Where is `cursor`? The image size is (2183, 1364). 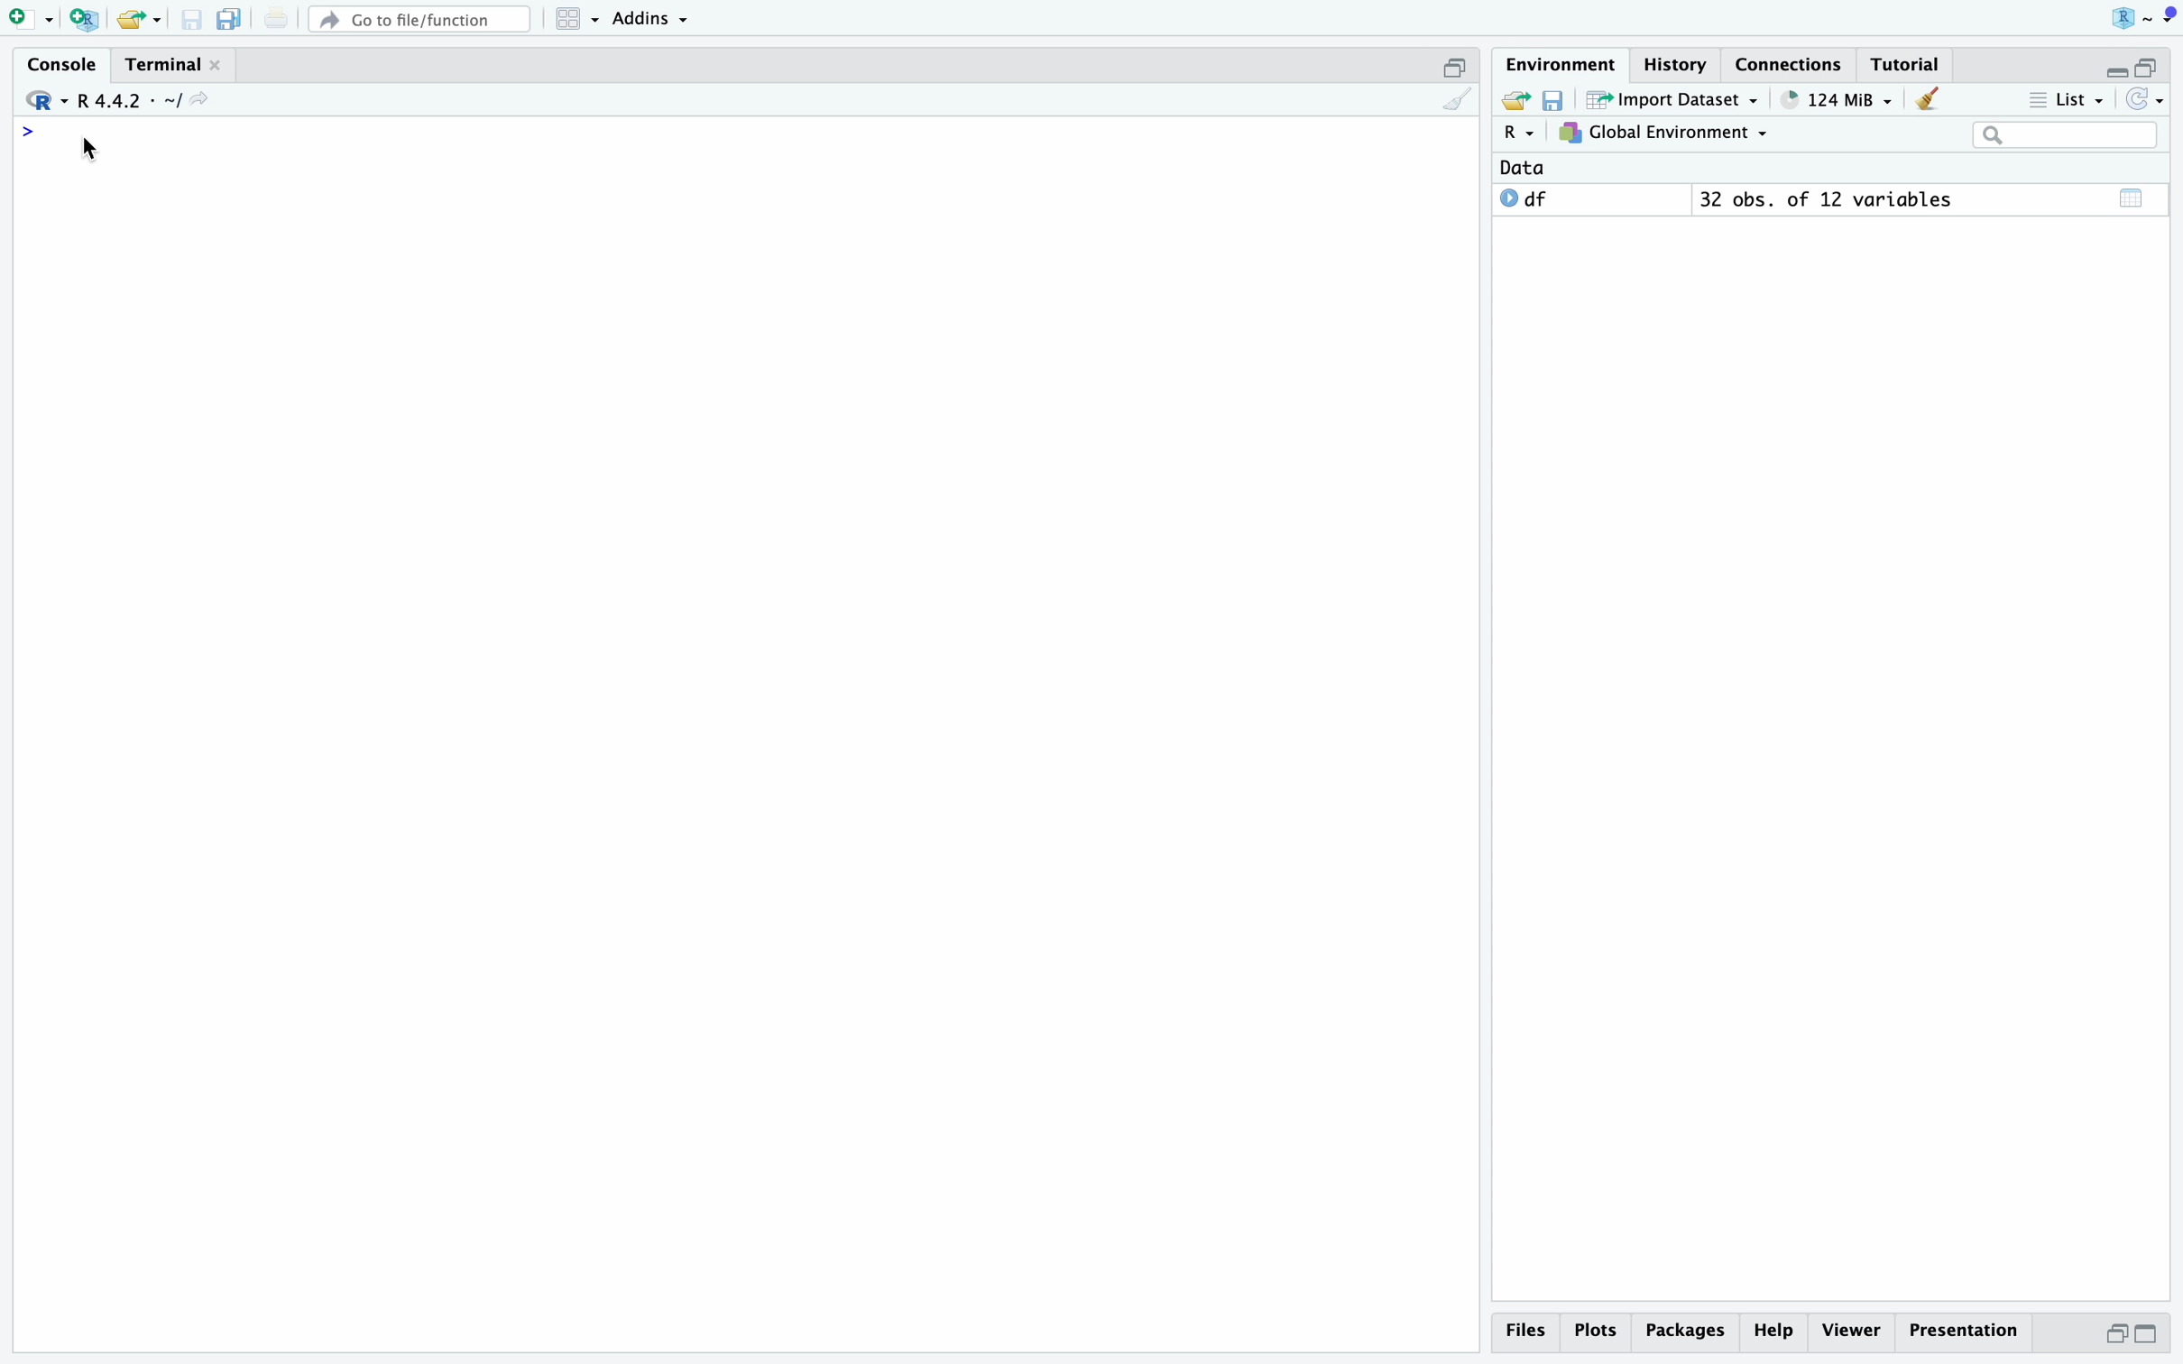
cursor is located at coordinates (90, 150).